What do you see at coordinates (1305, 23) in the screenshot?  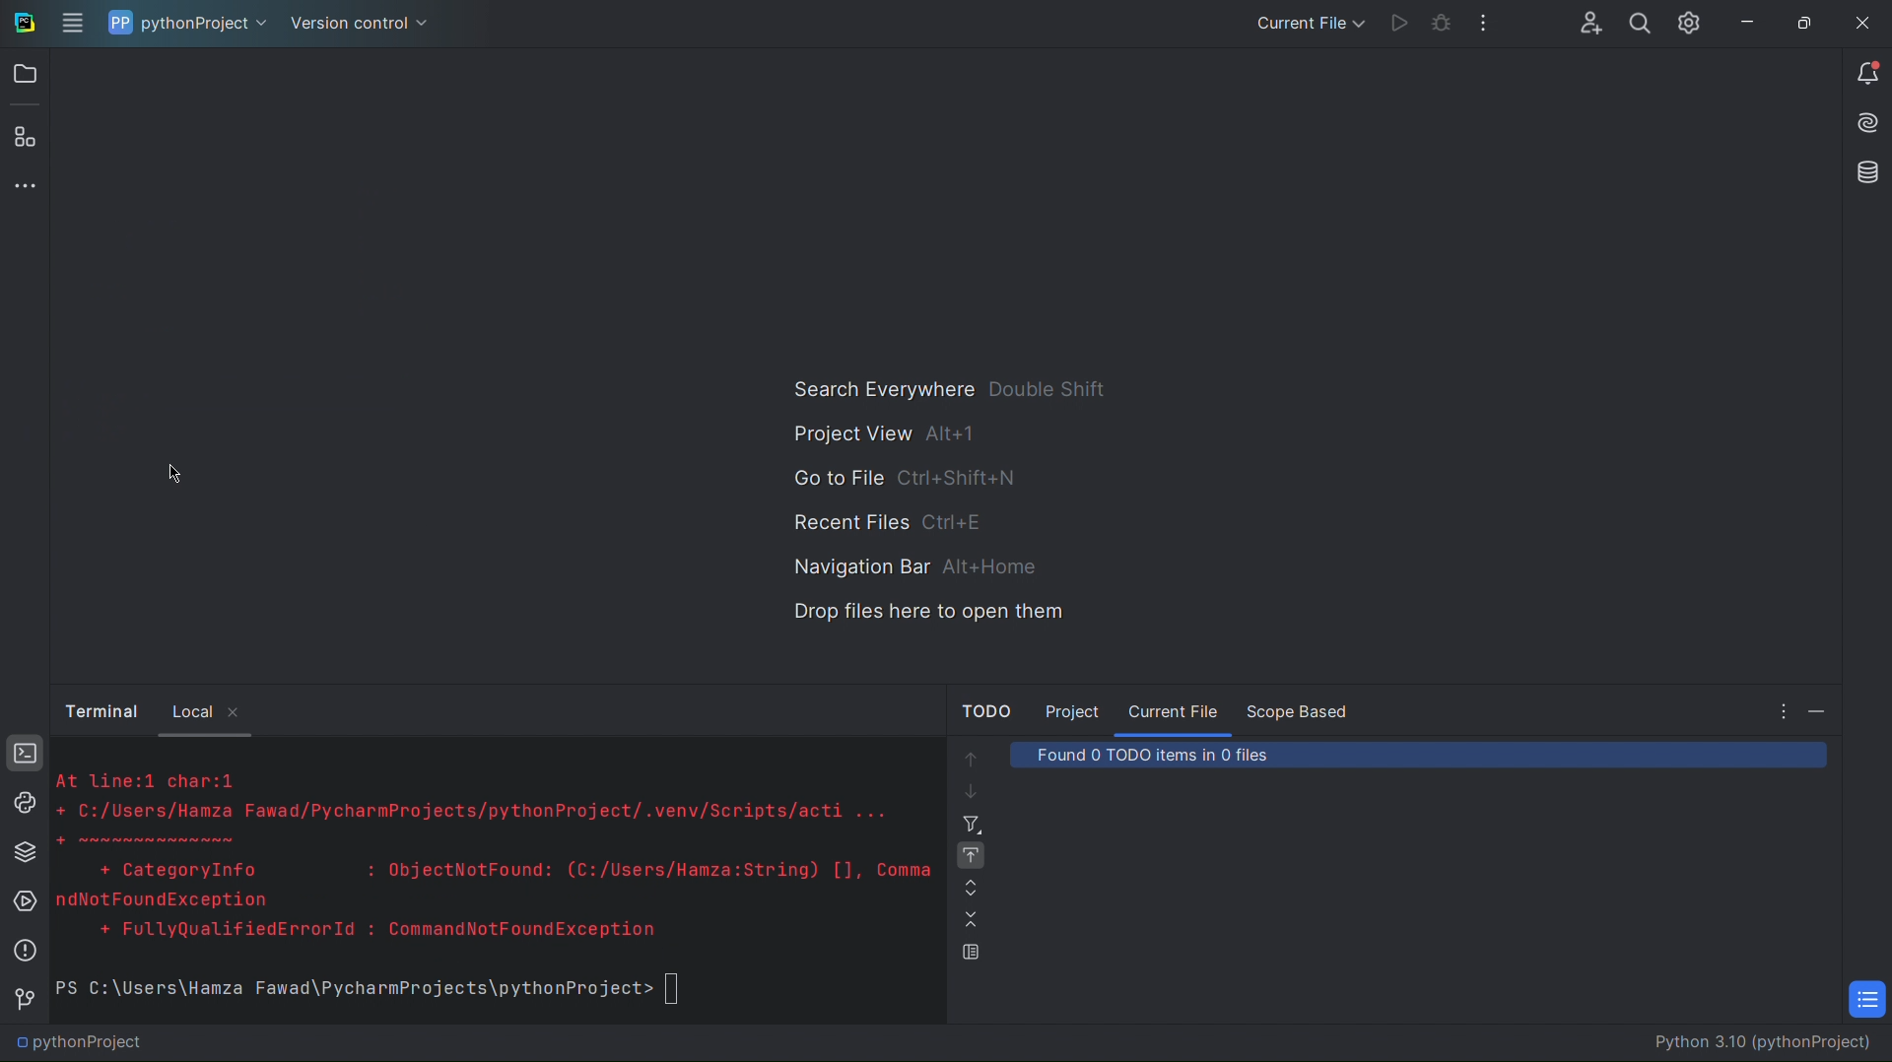 I see `Current File` at bounding box center [1305, 23].